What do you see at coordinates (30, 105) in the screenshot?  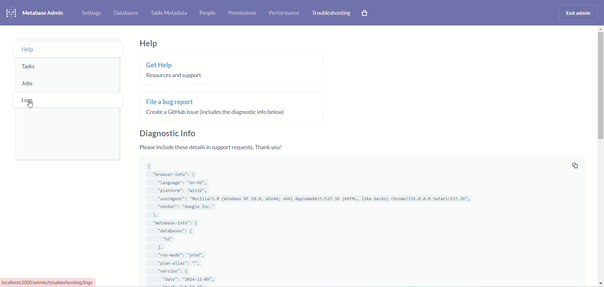 I see `cursor` at bounding box center [30, 105].